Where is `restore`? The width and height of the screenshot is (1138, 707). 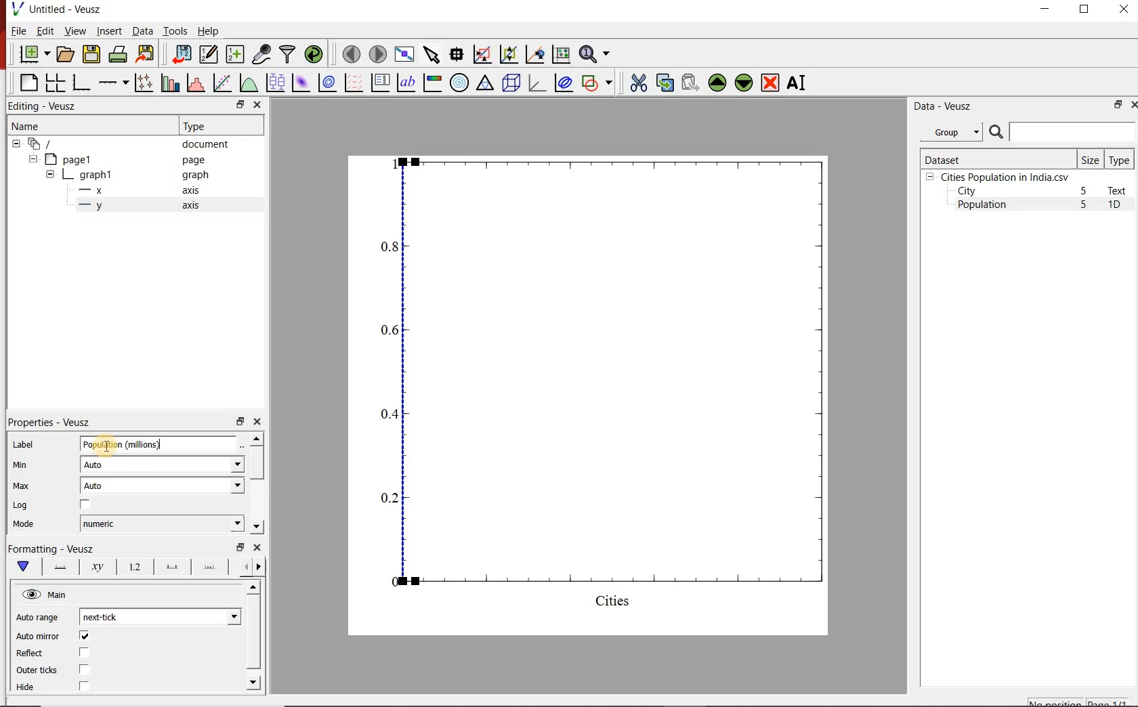 restore is located at coordinates (239, 421).